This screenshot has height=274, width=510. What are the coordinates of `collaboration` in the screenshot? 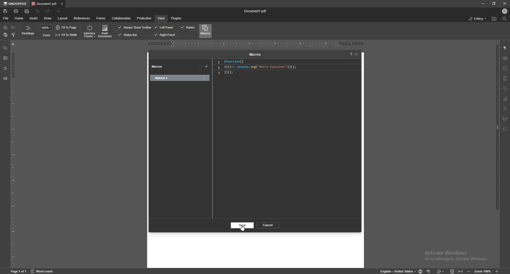 It's located at (122, 19).